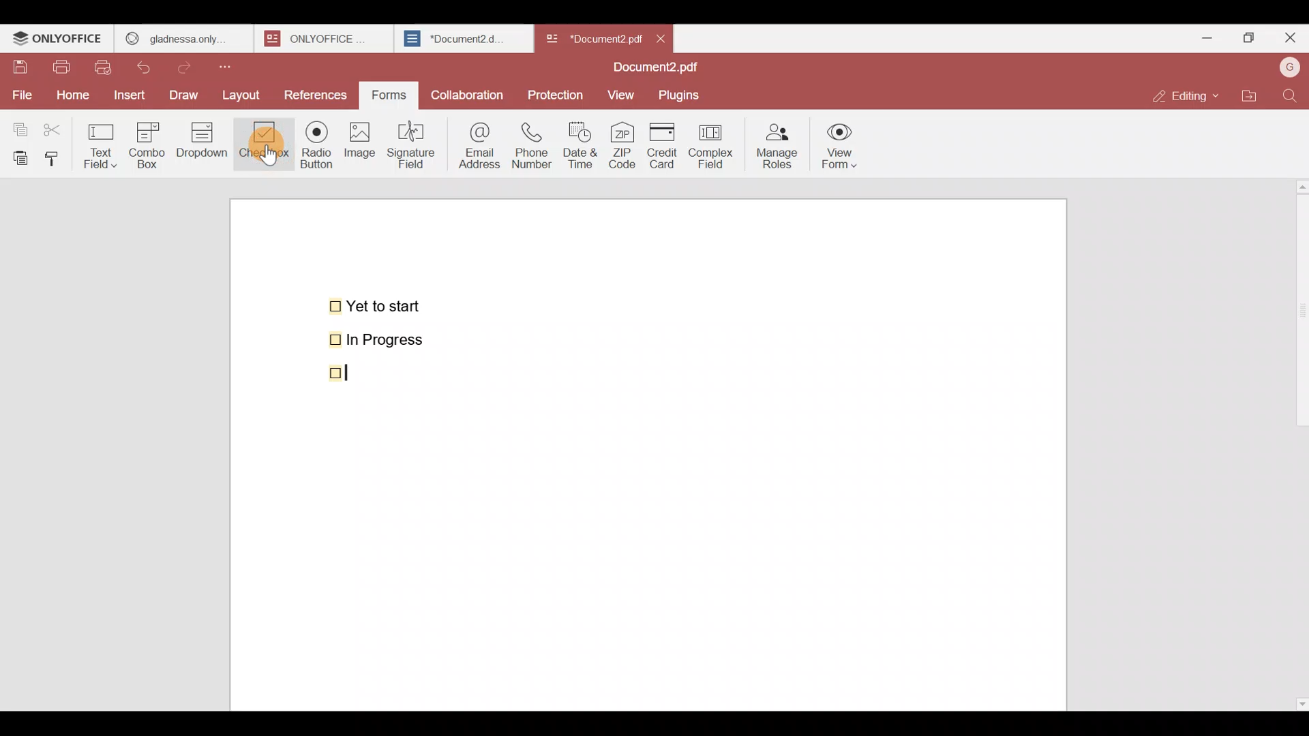 The image size is (1309, 736). I want to click on Undo, so click(150, 65).